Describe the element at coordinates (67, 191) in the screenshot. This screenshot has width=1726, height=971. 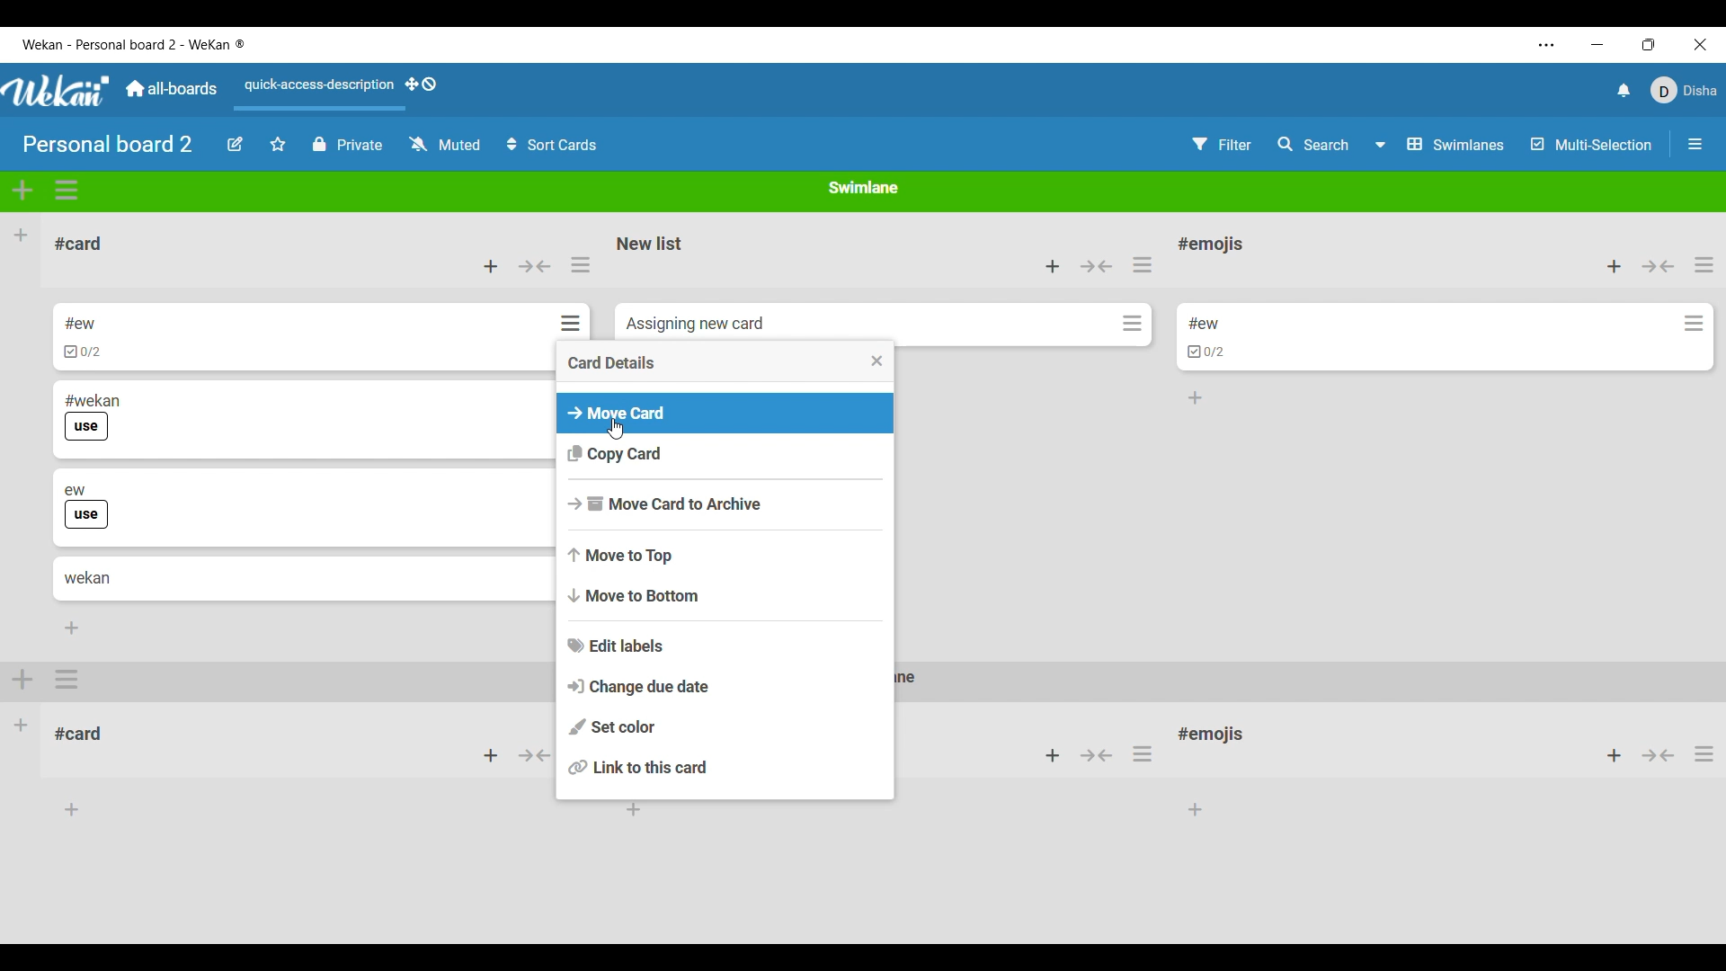
I see `Swimlane actions` at that location.